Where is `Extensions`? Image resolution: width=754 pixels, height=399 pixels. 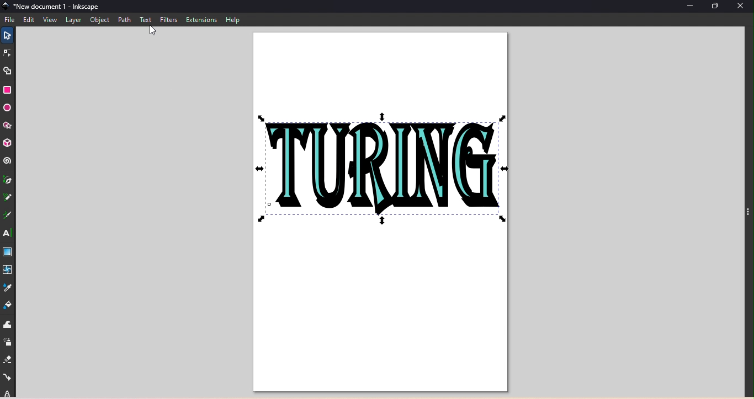 Extensions is located at coordinates (200, 19).